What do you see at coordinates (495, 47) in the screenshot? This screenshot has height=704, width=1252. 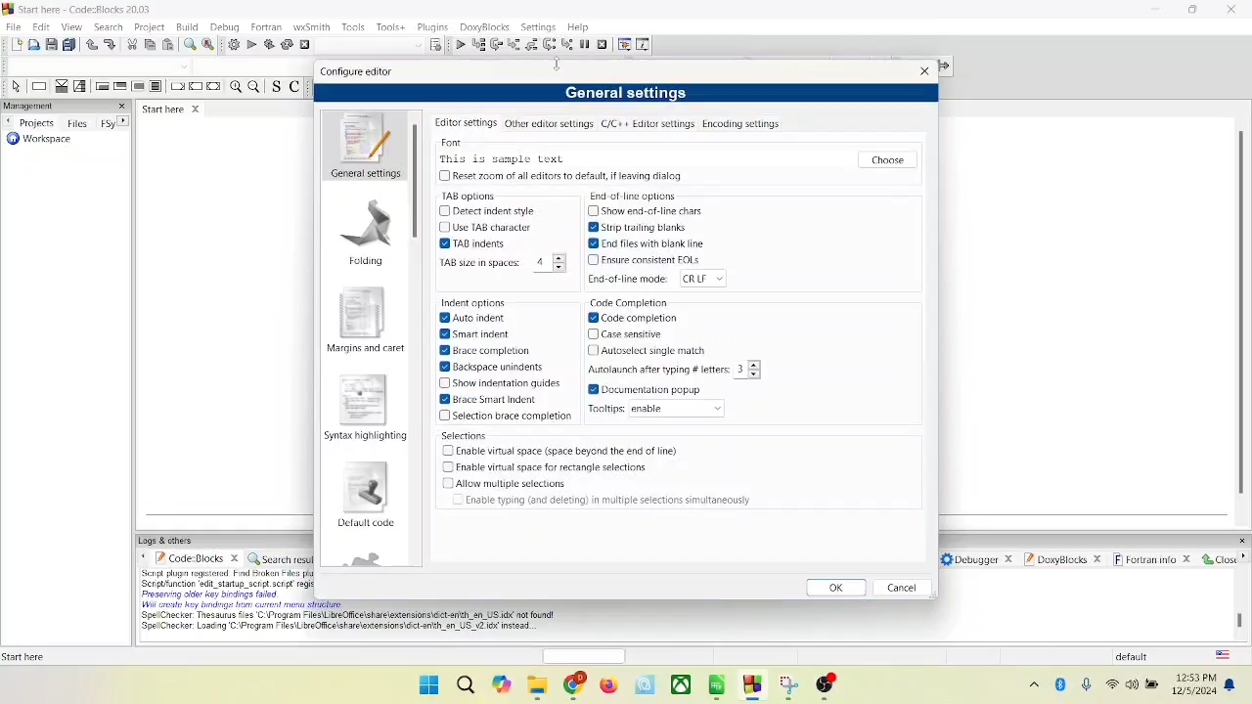 I see `next line` at bounding box center [495, 47].